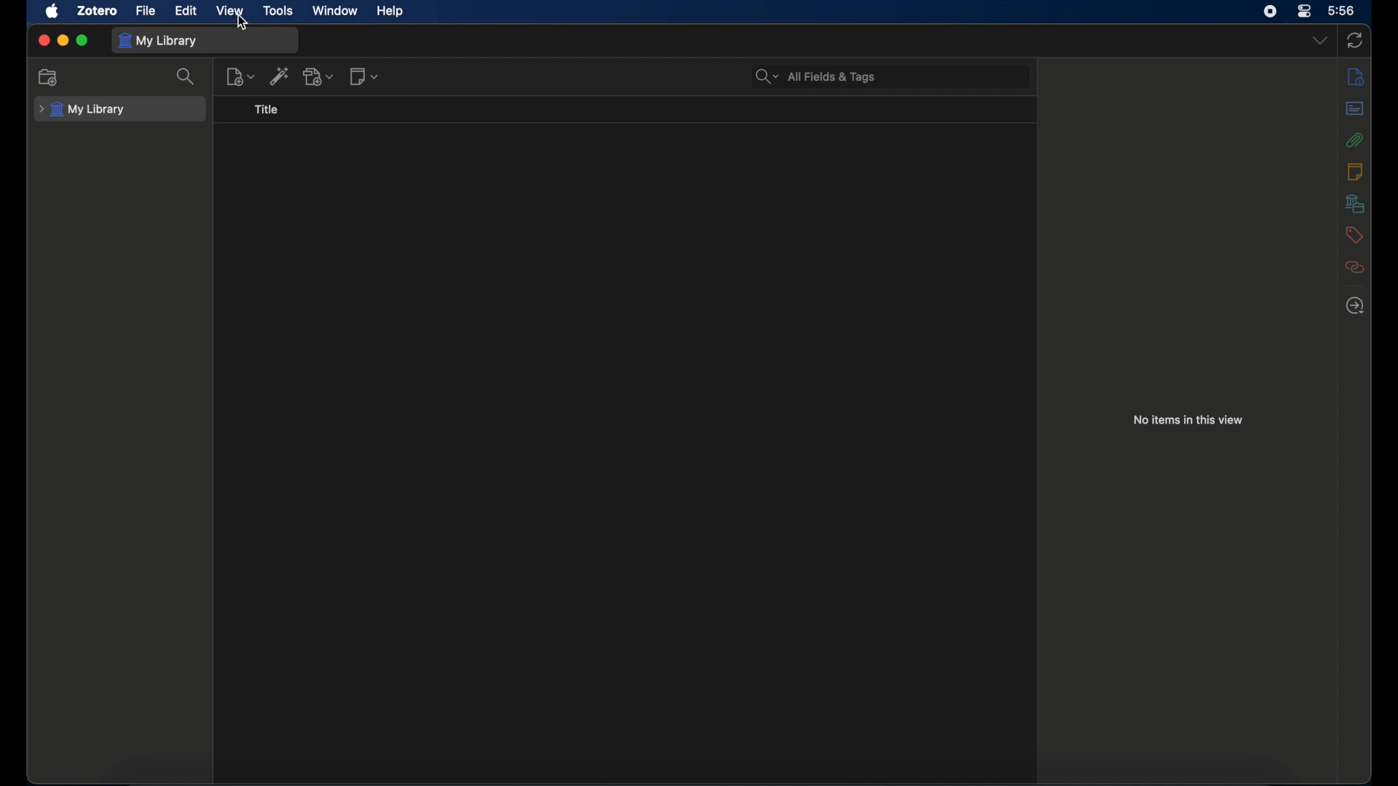 Image resolution: width=1398 pixels, height=786 pixels. Describe the element at coordinates (1270, 11) in the screenshot. I see `screen recorder ` at that location.